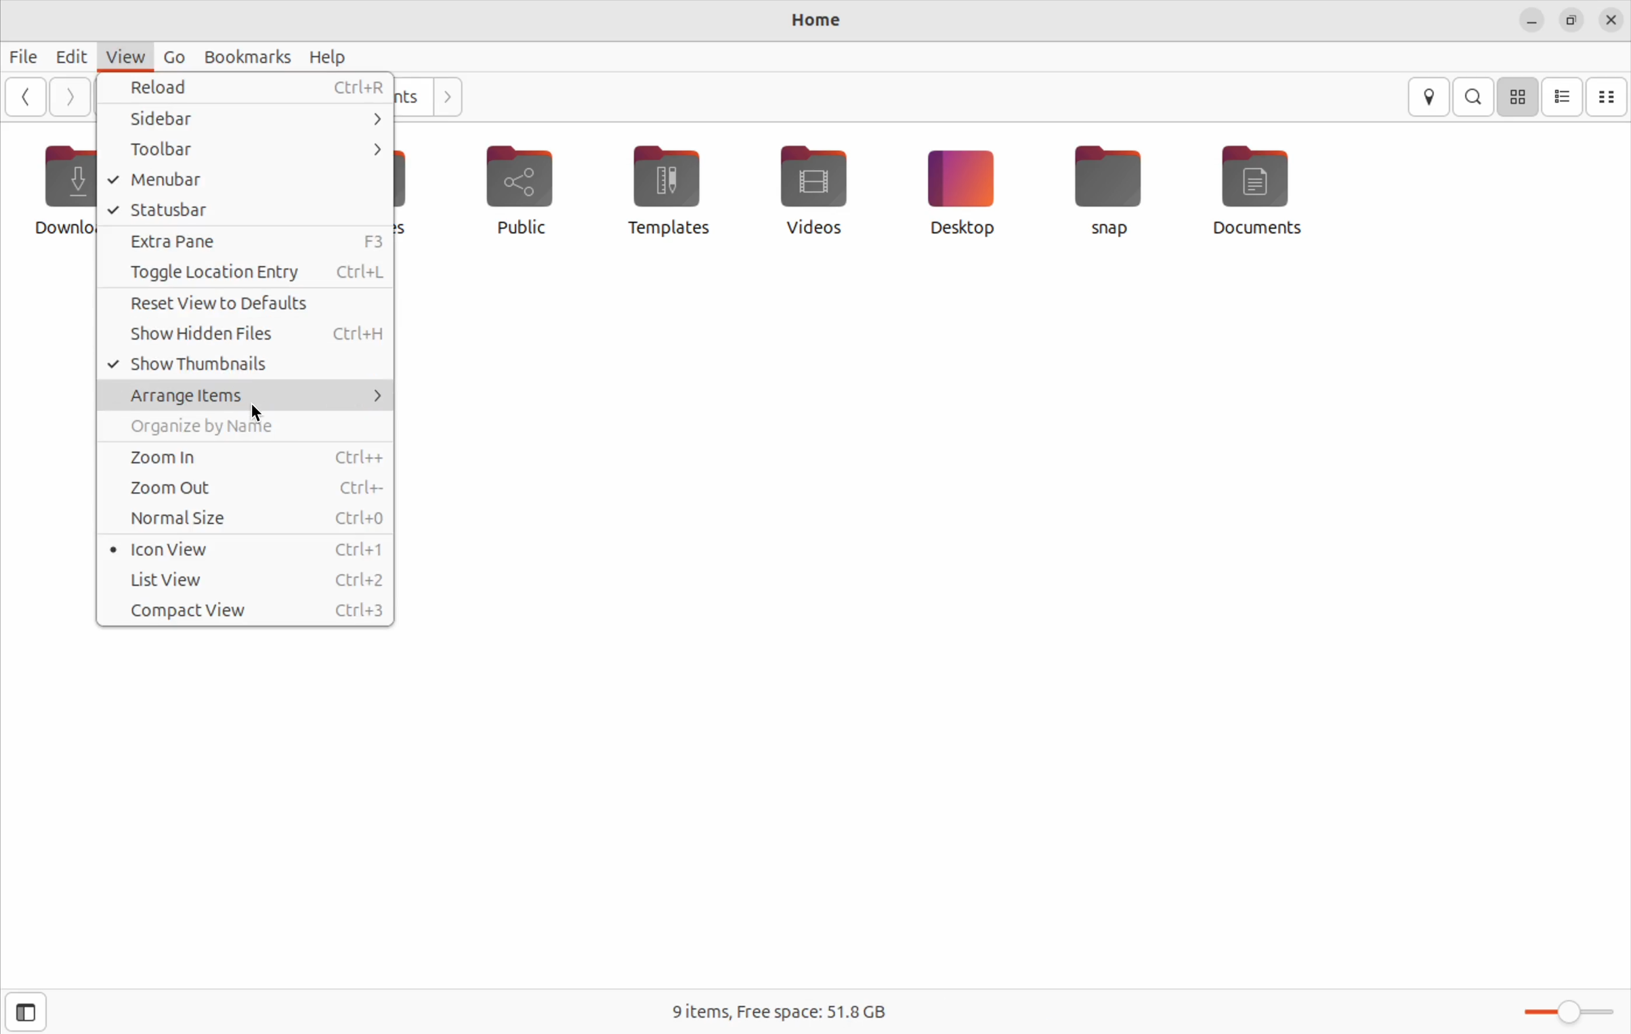  I want to click on minimize, so click(1529, 22).